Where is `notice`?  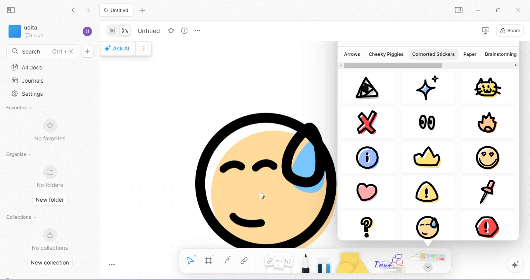
notice is located at coordinates (431, 223).